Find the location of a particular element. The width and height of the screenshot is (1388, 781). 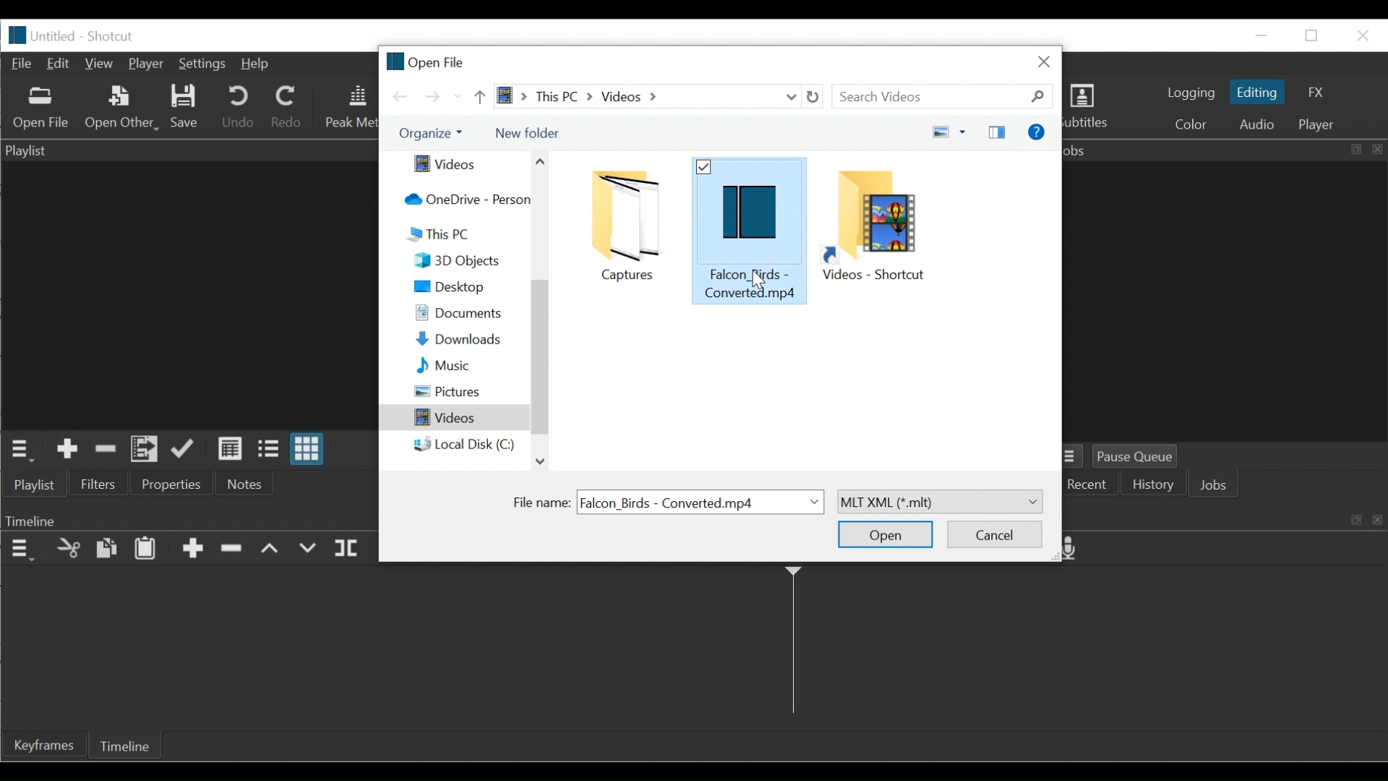

Add the Source to the playlist is located at coordinates (67, 450).